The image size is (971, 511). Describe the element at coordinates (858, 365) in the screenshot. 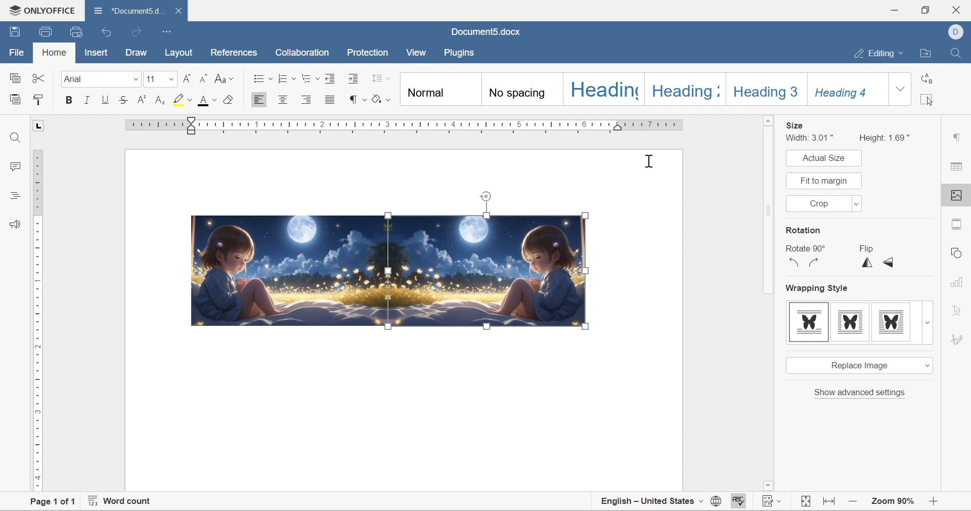

I see `replace image` at that location.